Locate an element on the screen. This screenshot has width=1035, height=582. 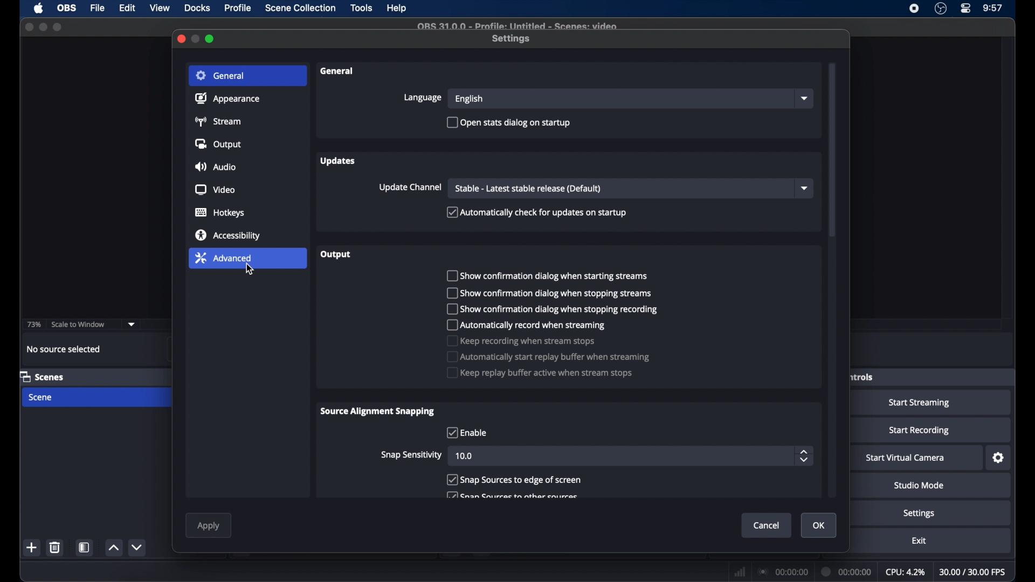
dropdown is located at coordinates (805, 189).